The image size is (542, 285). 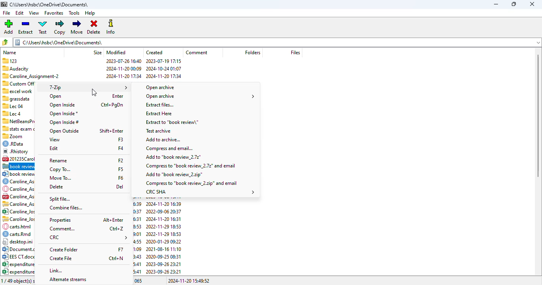 I want to click on comment, so click(x=62, y=229).